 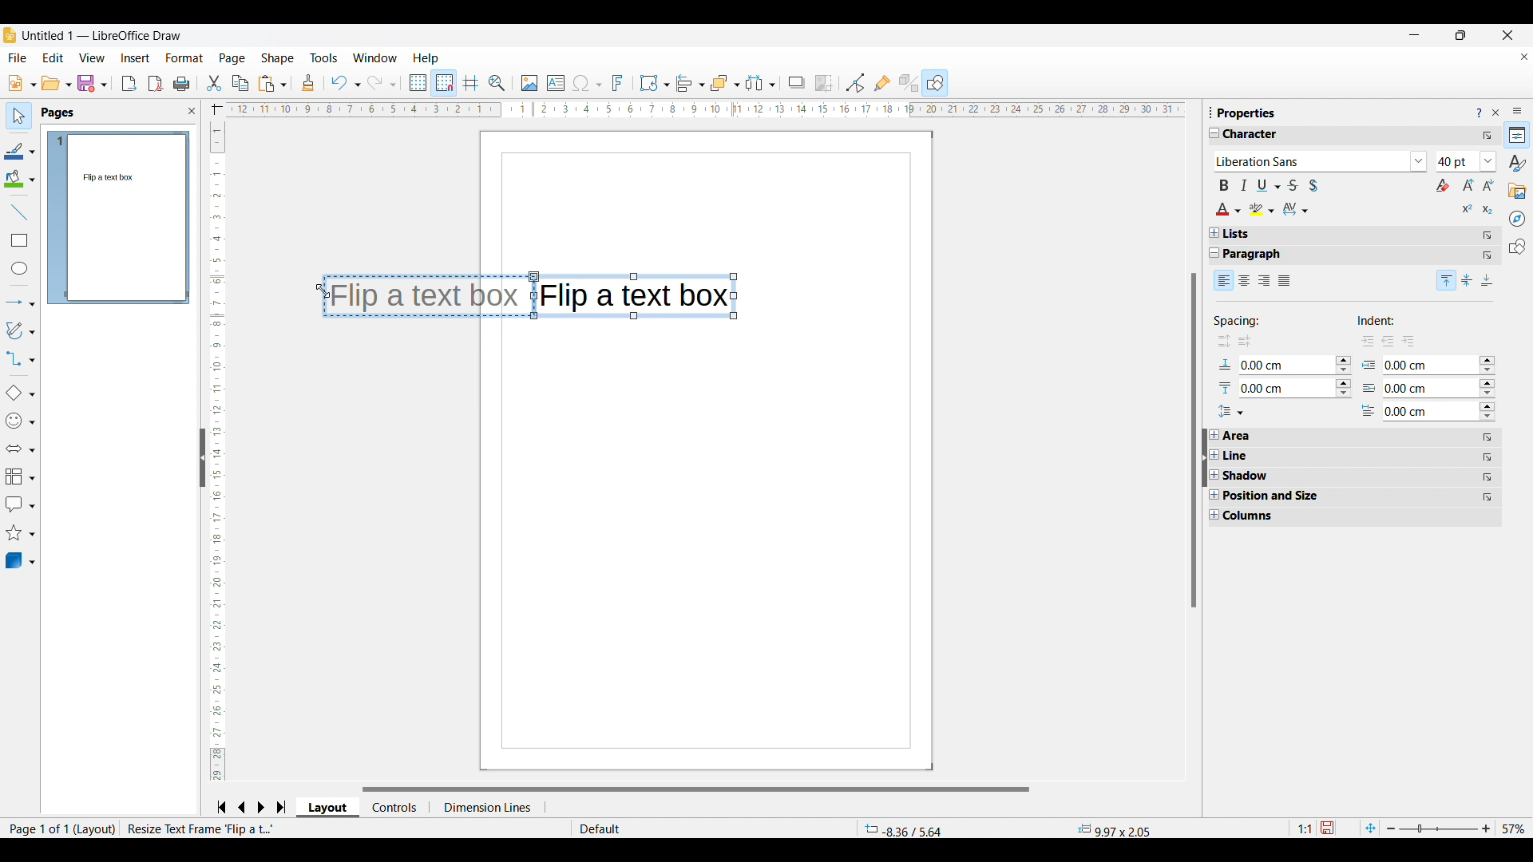 What do you see at coordinates (883, 83) in the screenshot?
I see `Show gluepoint functions` at bounding box center [883, 83].